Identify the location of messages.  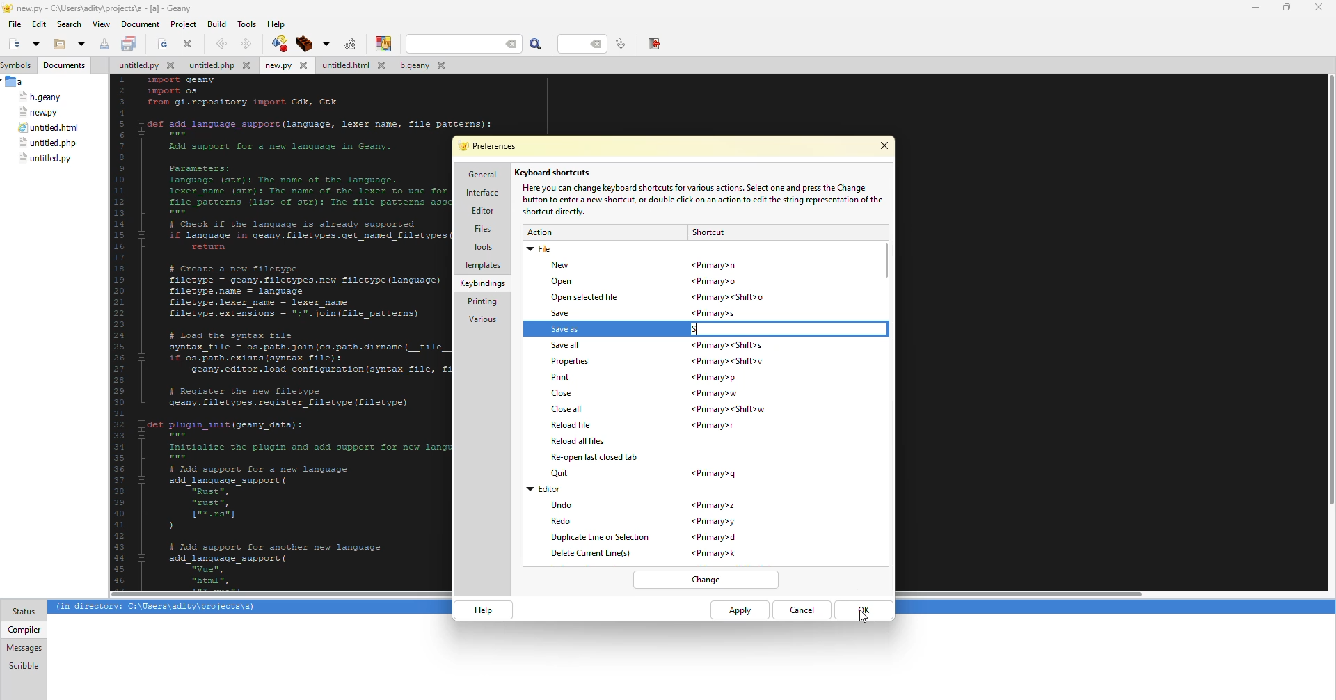
(24, 648).